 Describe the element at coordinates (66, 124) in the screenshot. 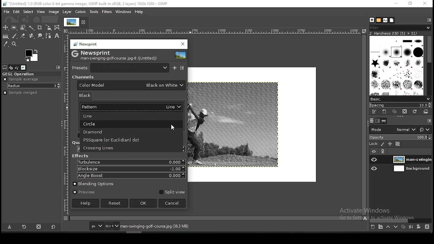

I see `scale (vertical)` at that location.